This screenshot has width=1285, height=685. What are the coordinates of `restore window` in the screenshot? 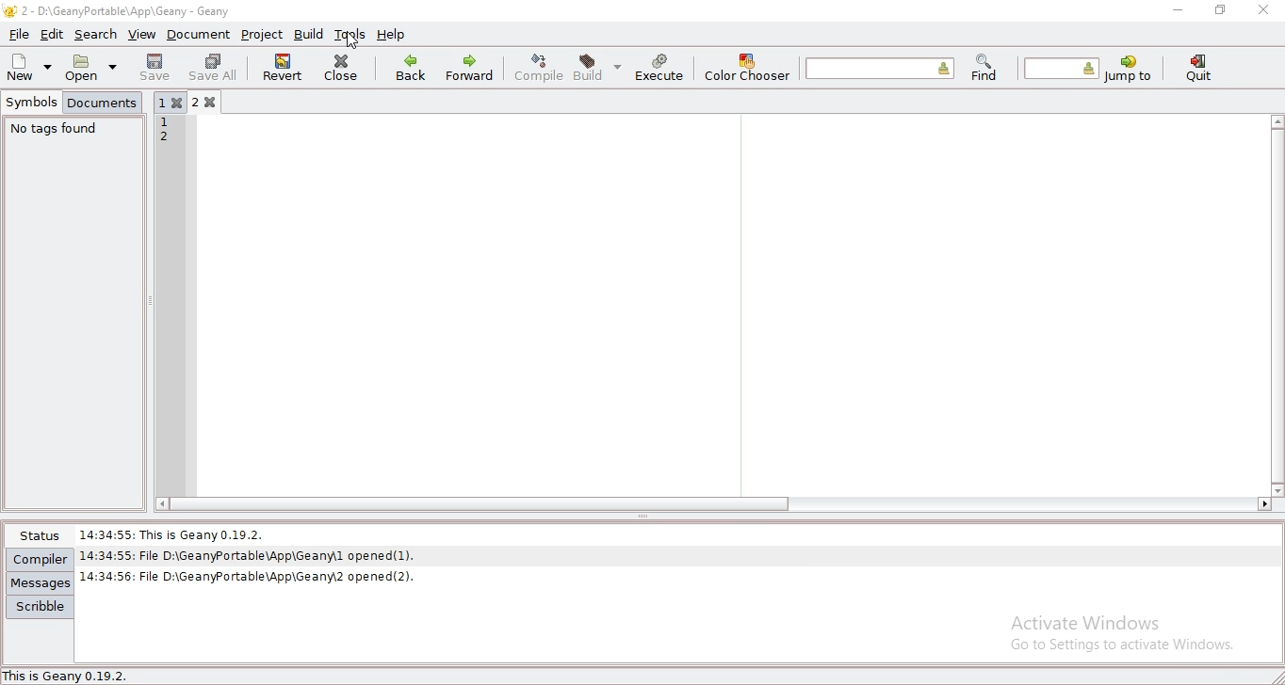 It's located at (1221, 9).